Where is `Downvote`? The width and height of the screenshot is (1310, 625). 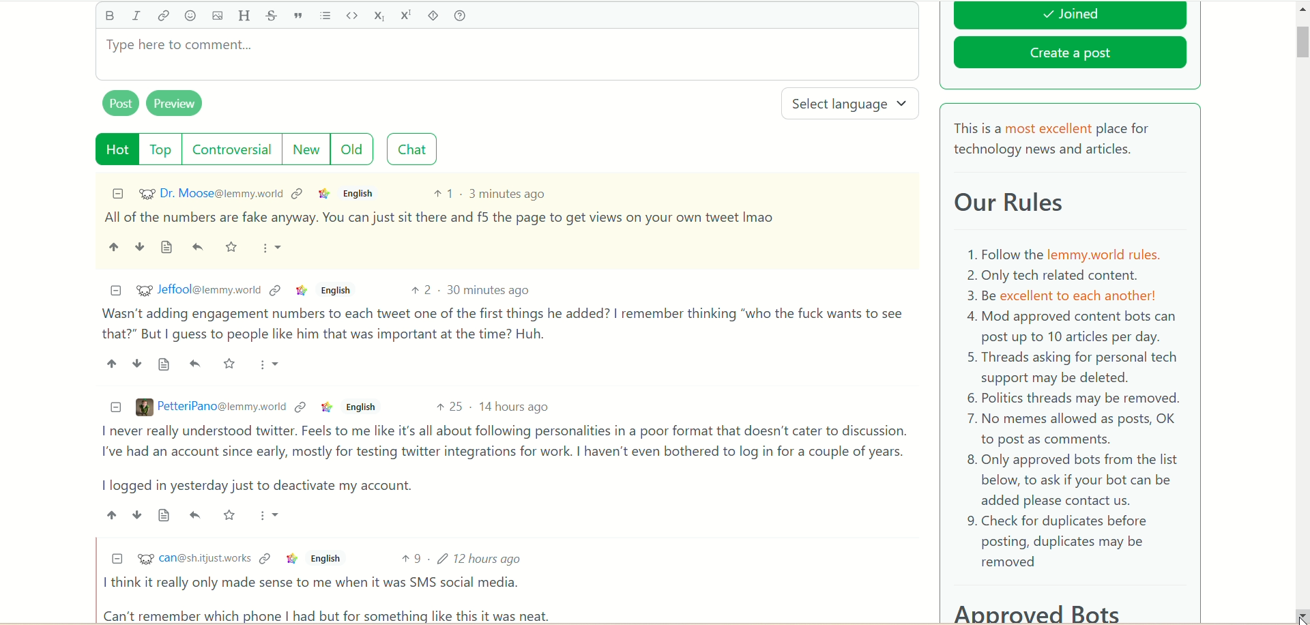
Downvote is located at coordinates (137, 363).